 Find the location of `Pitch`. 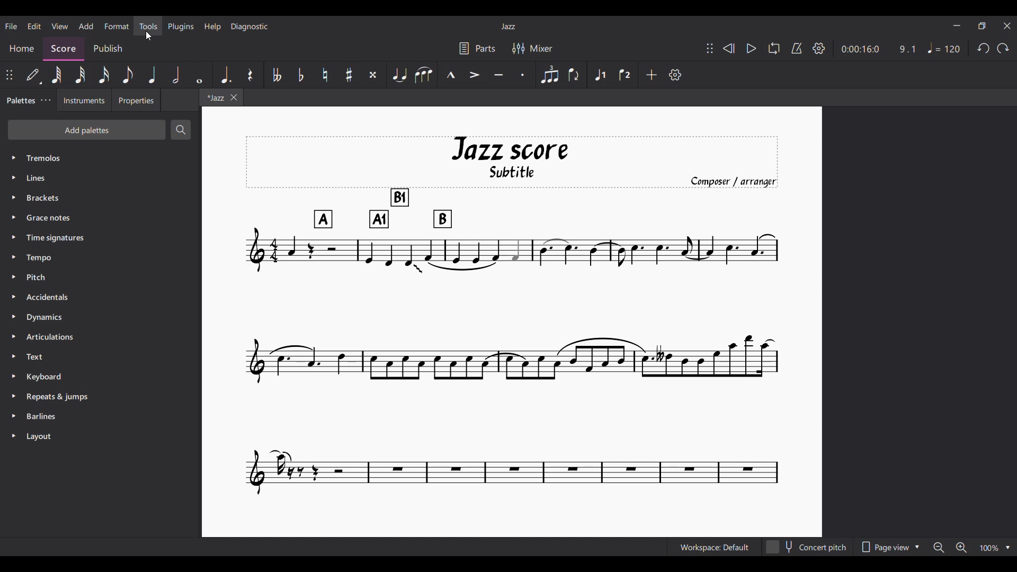

Pitch is located at coordinates (100, 277).